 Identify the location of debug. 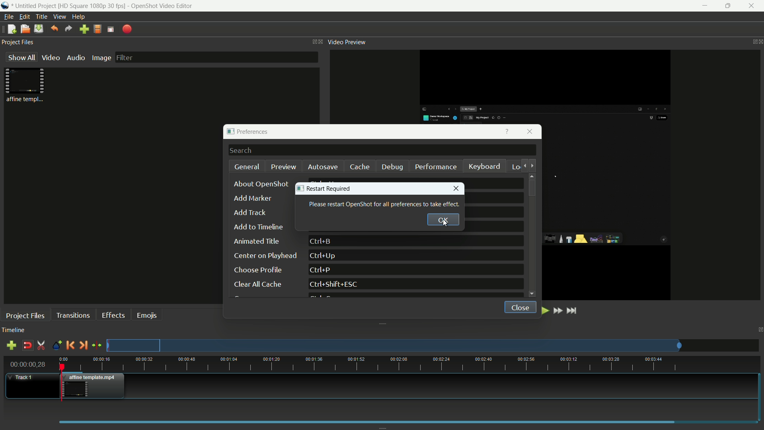
(394, 167).